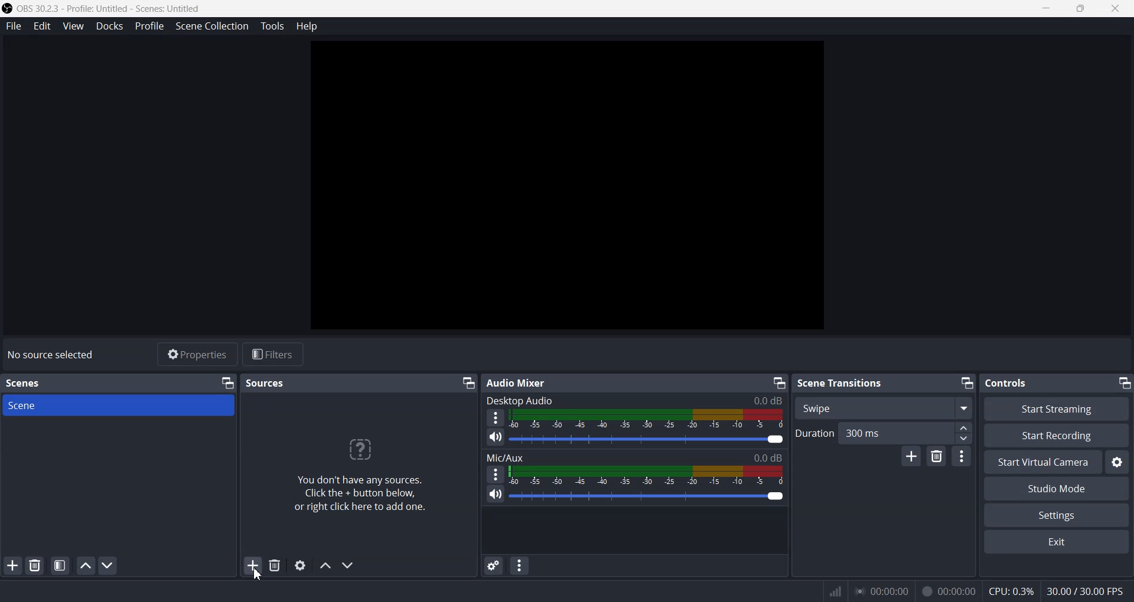  I want to click on Volume Adjuster, so click(647, 439).